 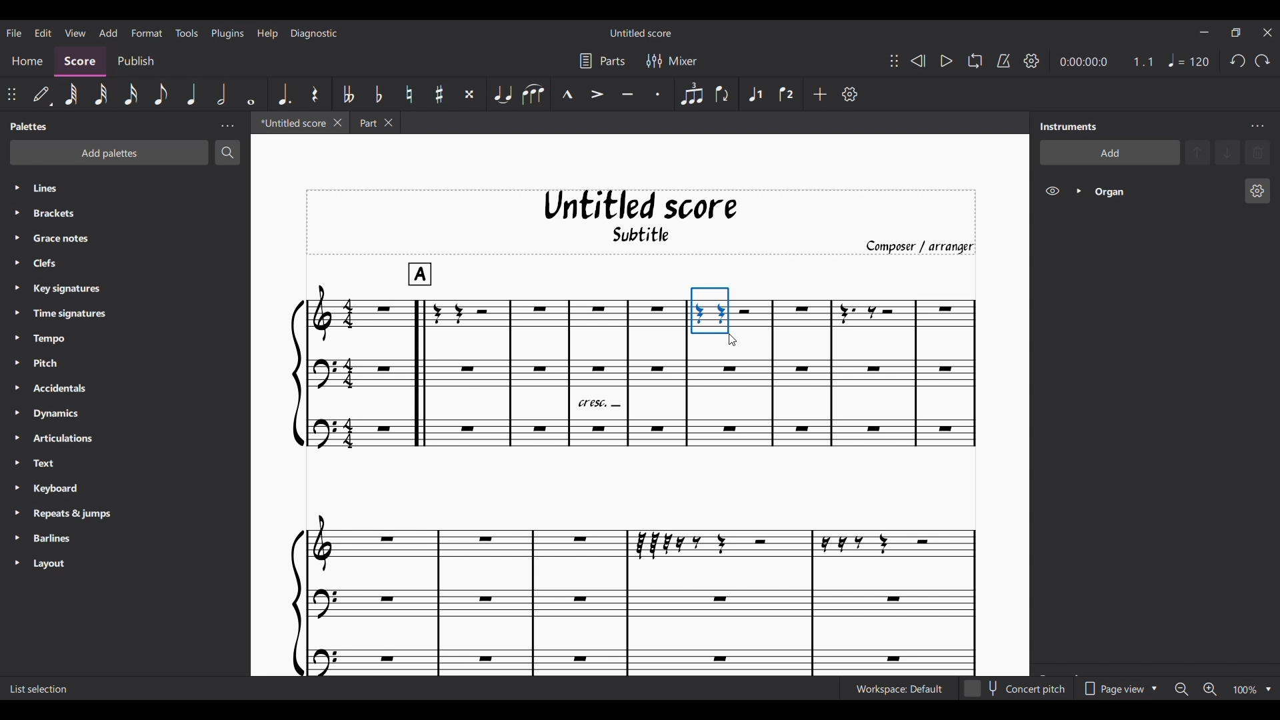 I want to click on Expand respective palette, so click(x=17, y=375).